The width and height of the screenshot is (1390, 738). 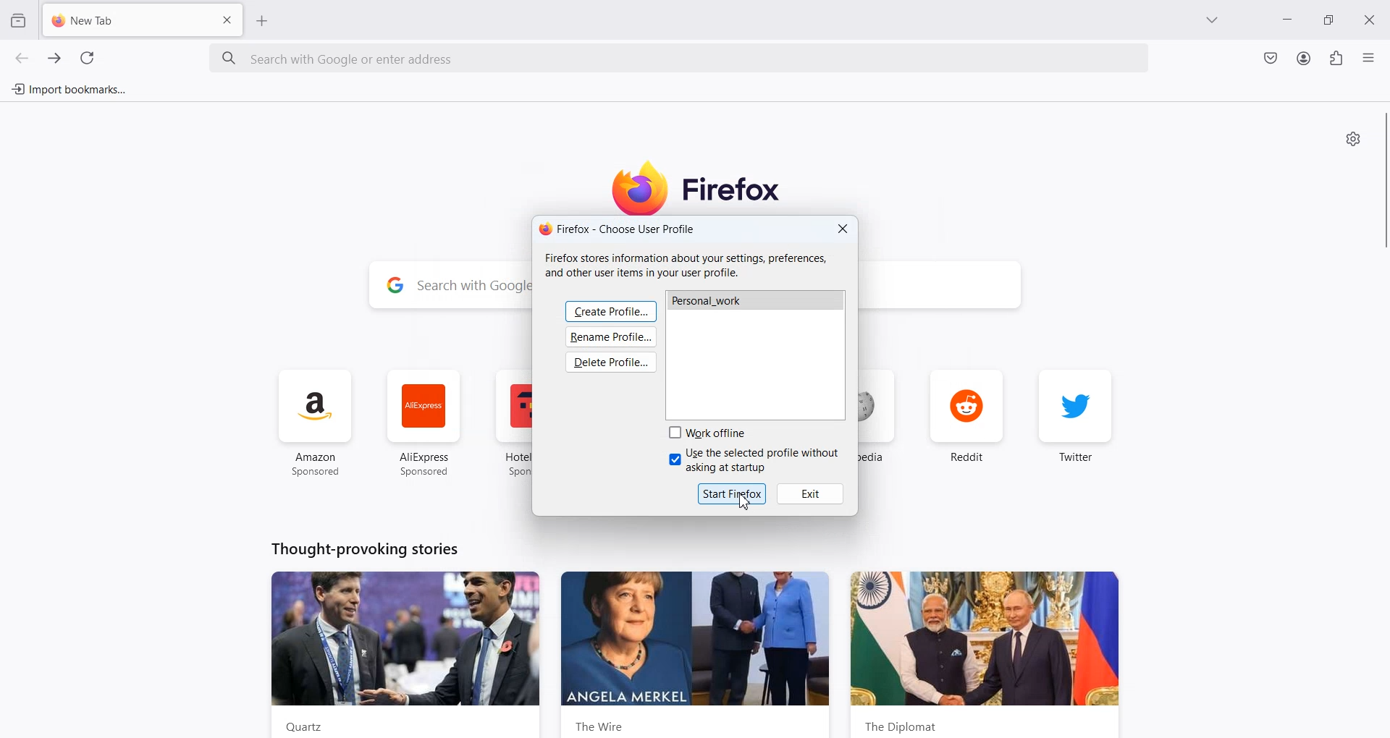 What do you see at coordinates (1289, 22) in the screenshot?
I see `Minimize` at bounding box center [1289, 22].